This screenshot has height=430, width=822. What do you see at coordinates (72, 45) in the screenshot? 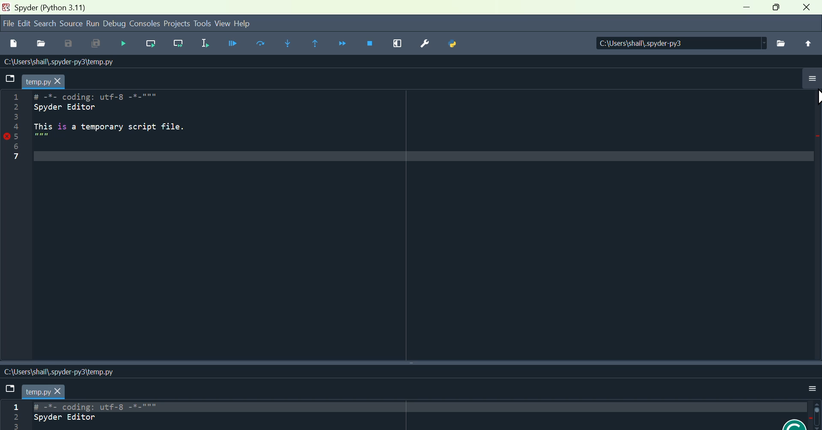
I see `Save as` at bounding box center [72, 45].